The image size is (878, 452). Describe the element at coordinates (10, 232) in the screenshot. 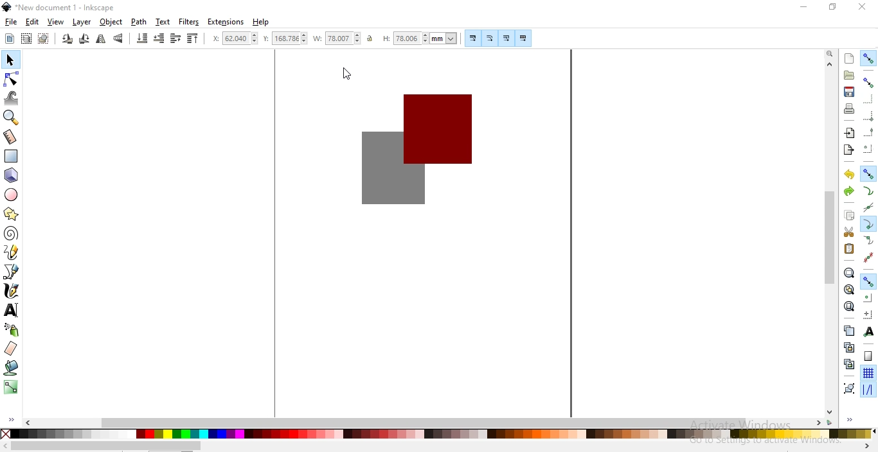

I see `create spiral` at that location.